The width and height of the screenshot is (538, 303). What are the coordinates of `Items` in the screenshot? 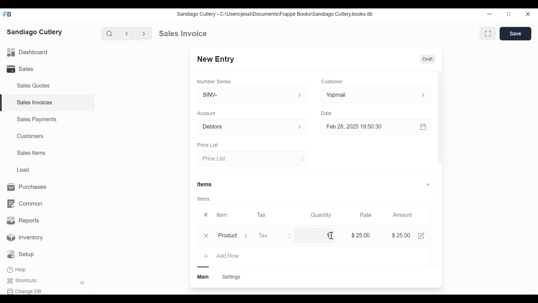 It's located at (205, 184).